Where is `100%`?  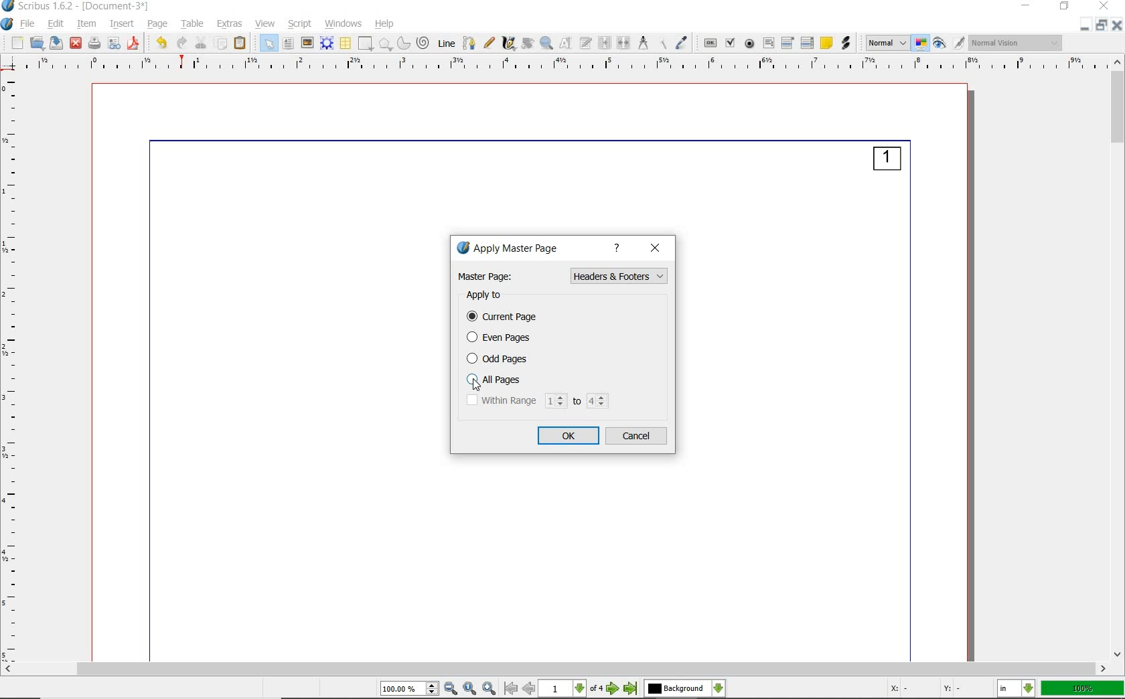
100% is located at coordinates (1083, 689).